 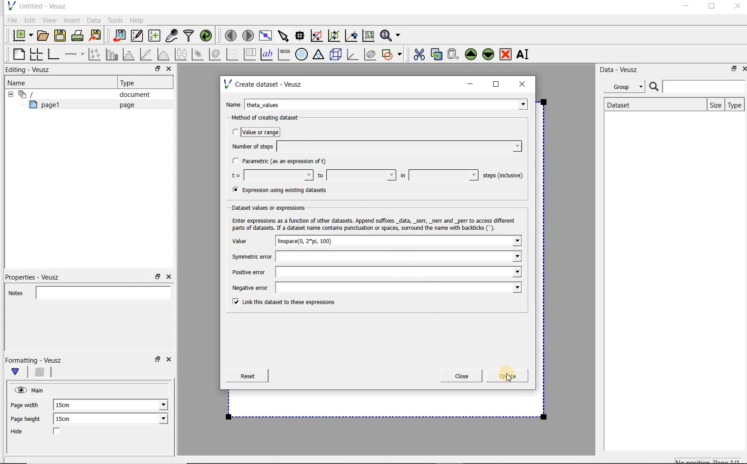 I want to click on Close, so click(x=168, y=70).